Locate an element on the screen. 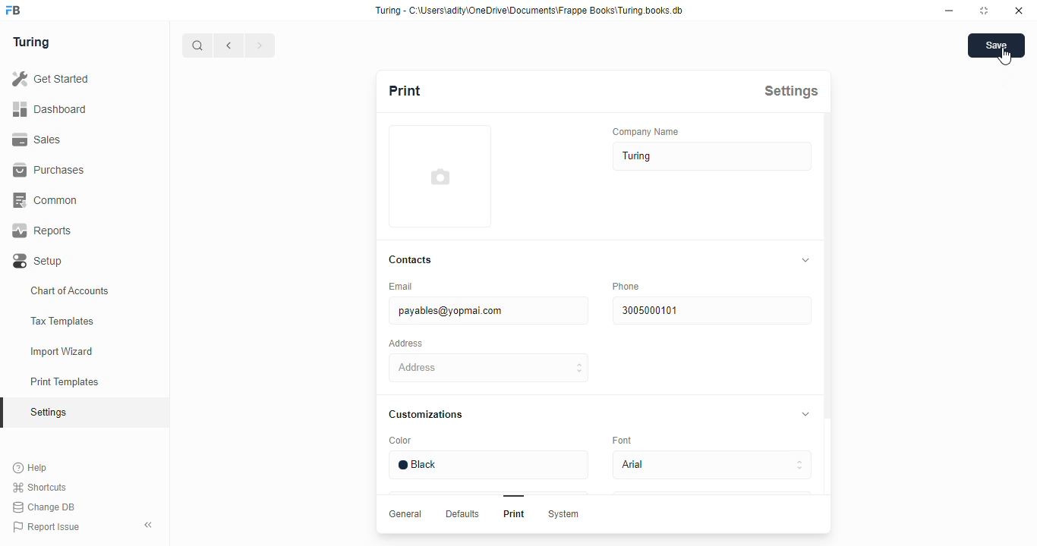 This screenshot has height=546, width=1037. add profile image is located at coordinates (444, 179).